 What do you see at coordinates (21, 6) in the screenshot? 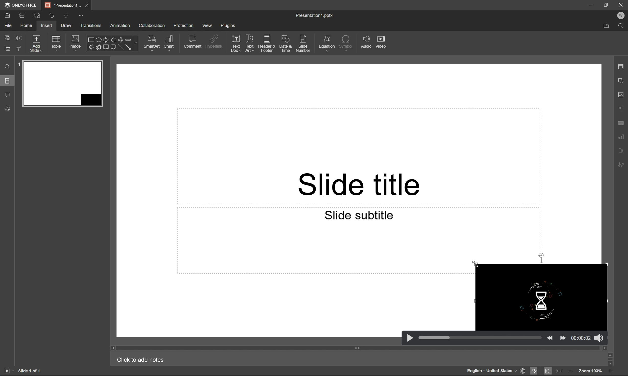
I see `ONLYOFFICE` at bounding box center [21, 6].